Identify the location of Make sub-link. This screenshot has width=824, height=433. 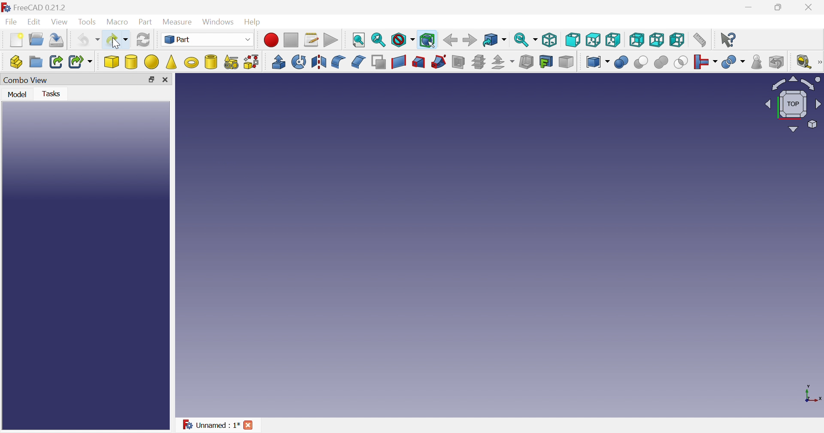
(80, 62).